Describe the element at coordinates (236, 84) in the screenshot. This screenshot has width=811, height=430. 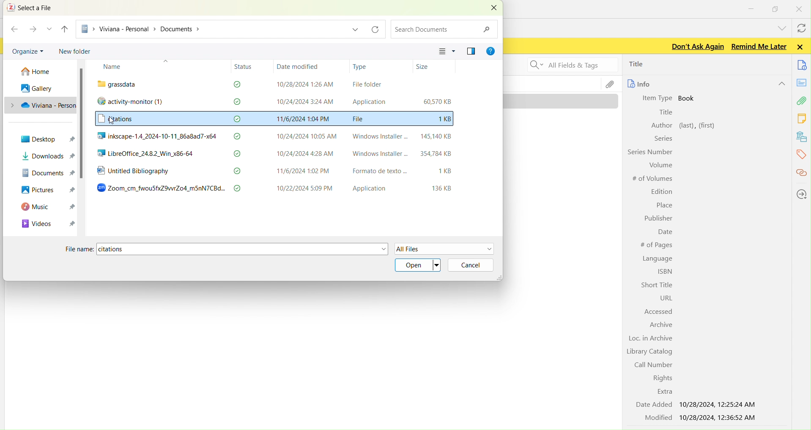
I see `check` at that location.